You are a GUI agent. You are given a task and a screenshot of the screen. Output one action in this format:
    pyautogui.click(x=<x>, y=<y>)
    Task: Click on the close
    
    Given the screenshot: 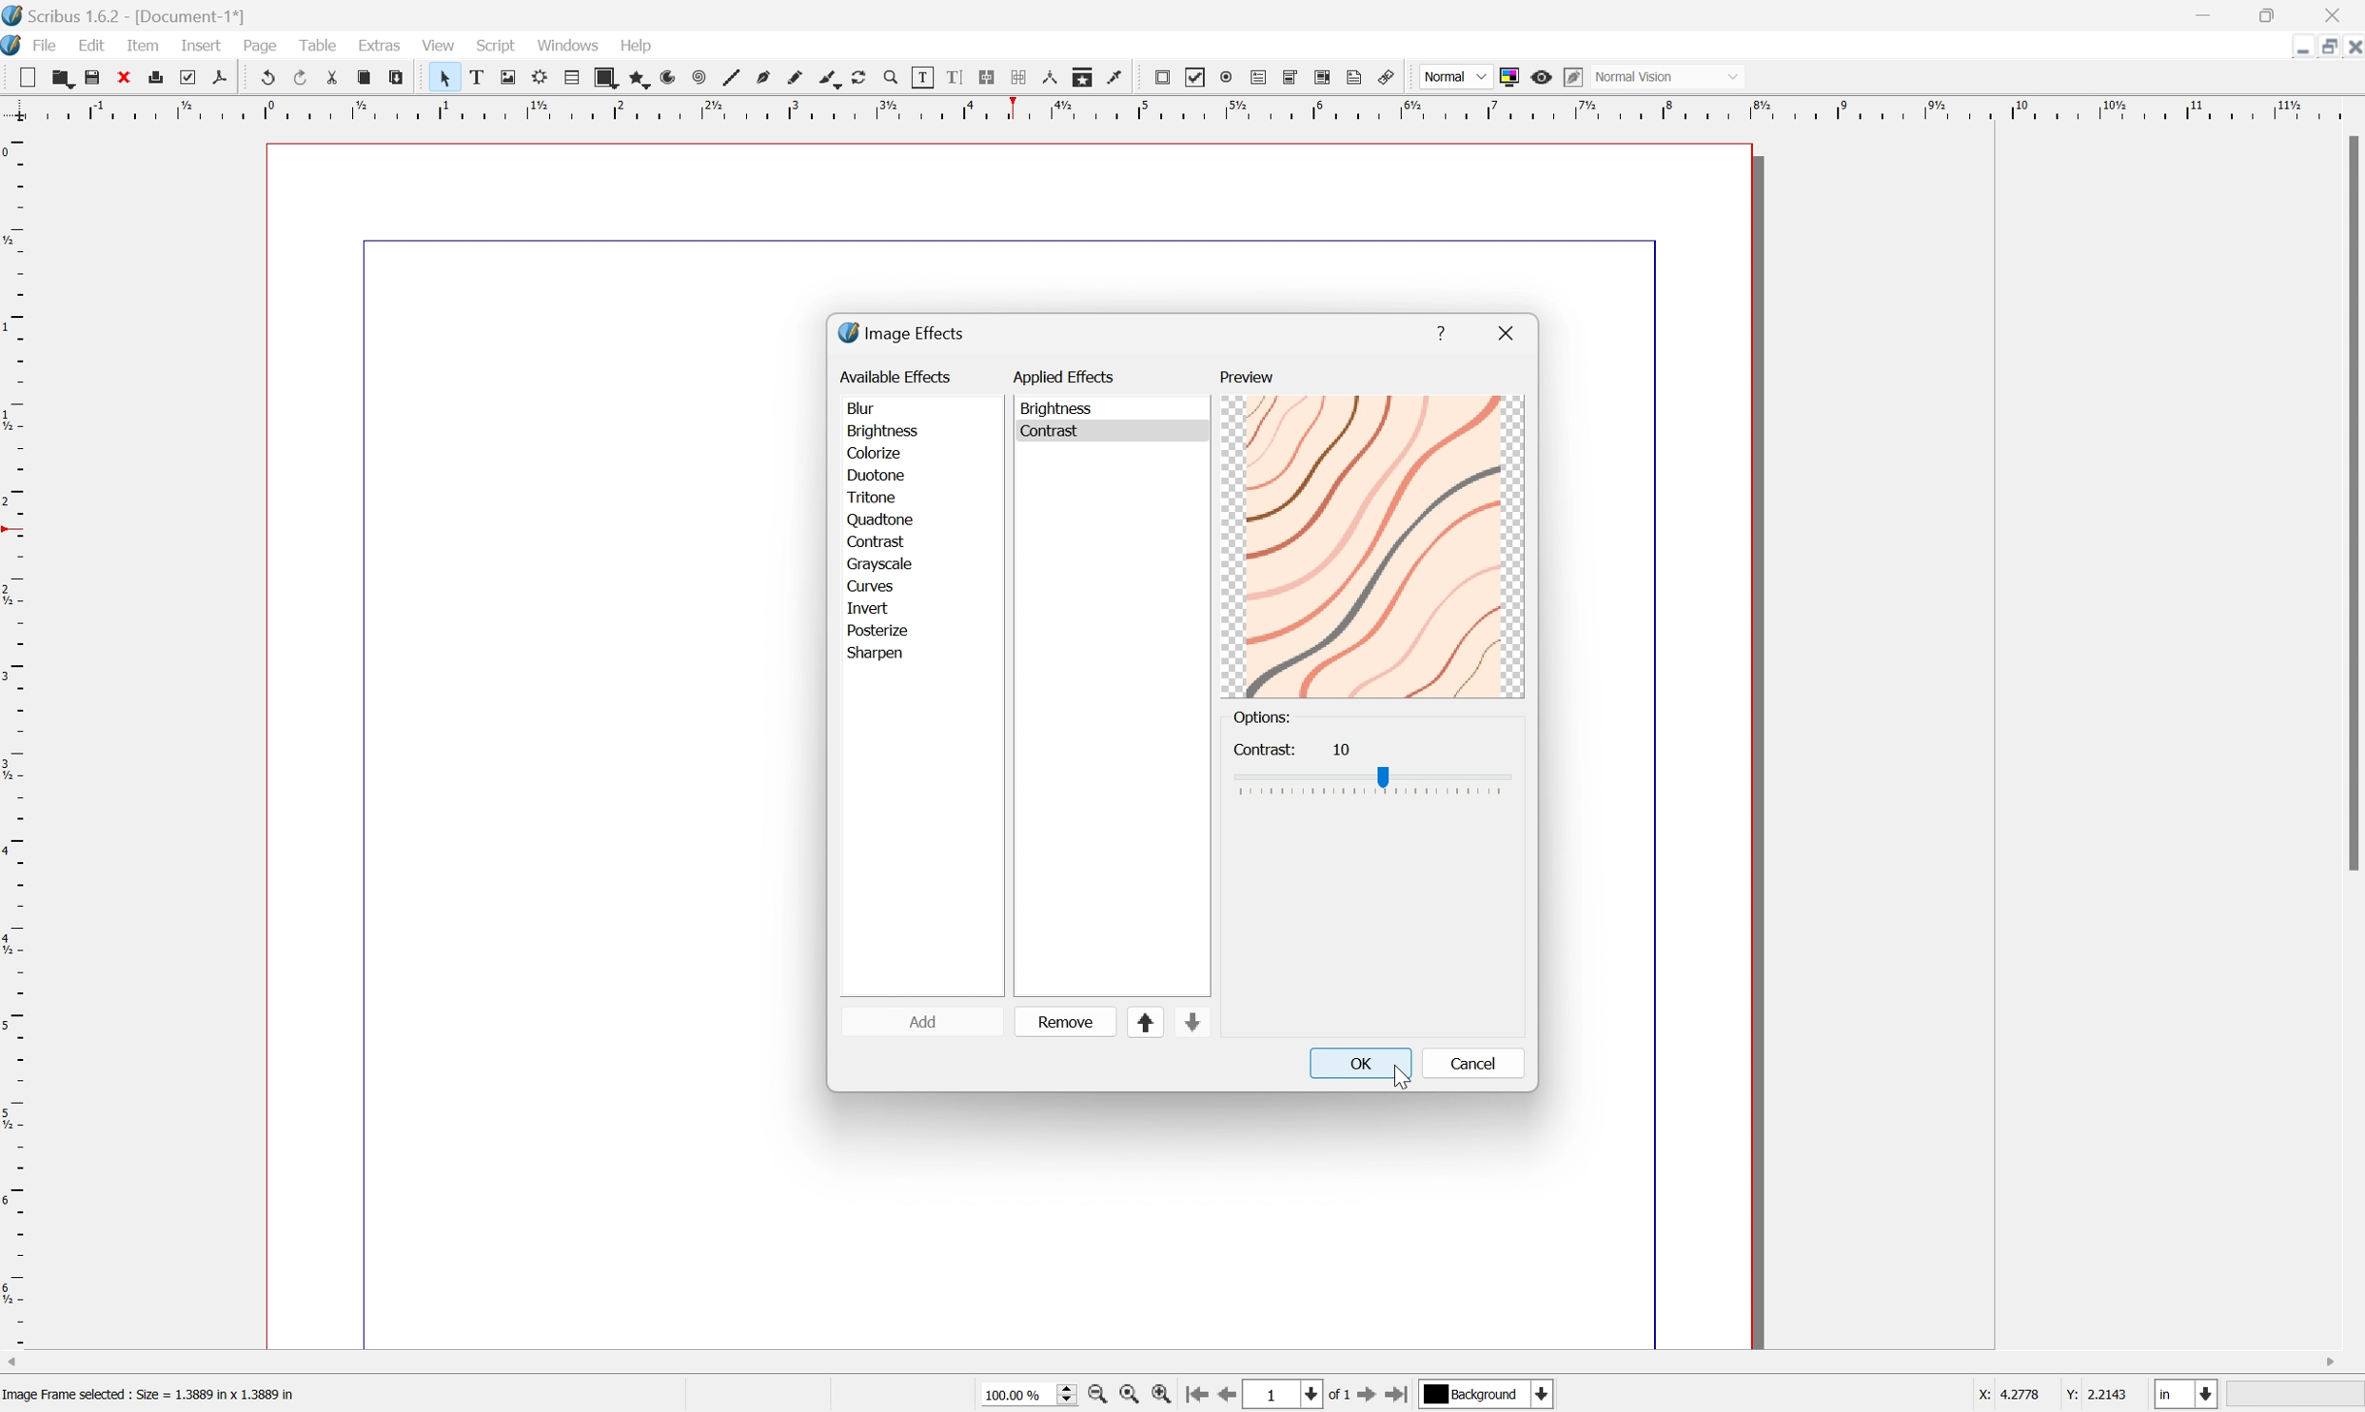 What is the action you would take?
    pyautogui.click(x=1509, y=330)
    